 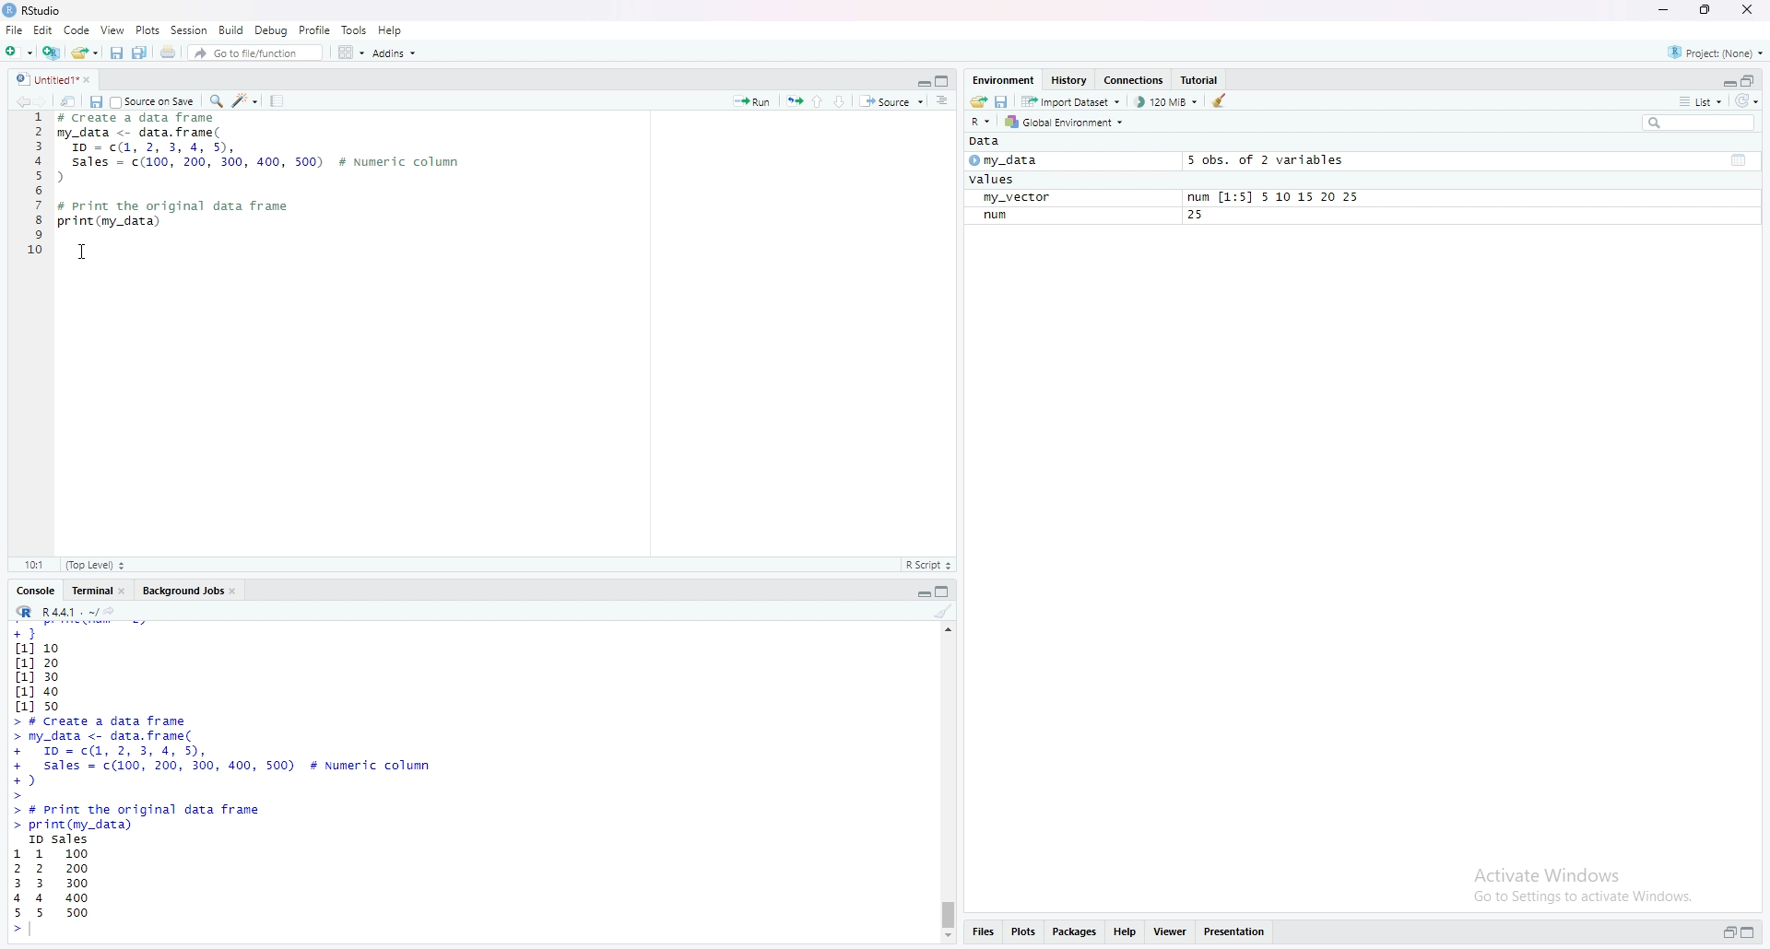 I want to click on compile report, so click(x=278, y=101).